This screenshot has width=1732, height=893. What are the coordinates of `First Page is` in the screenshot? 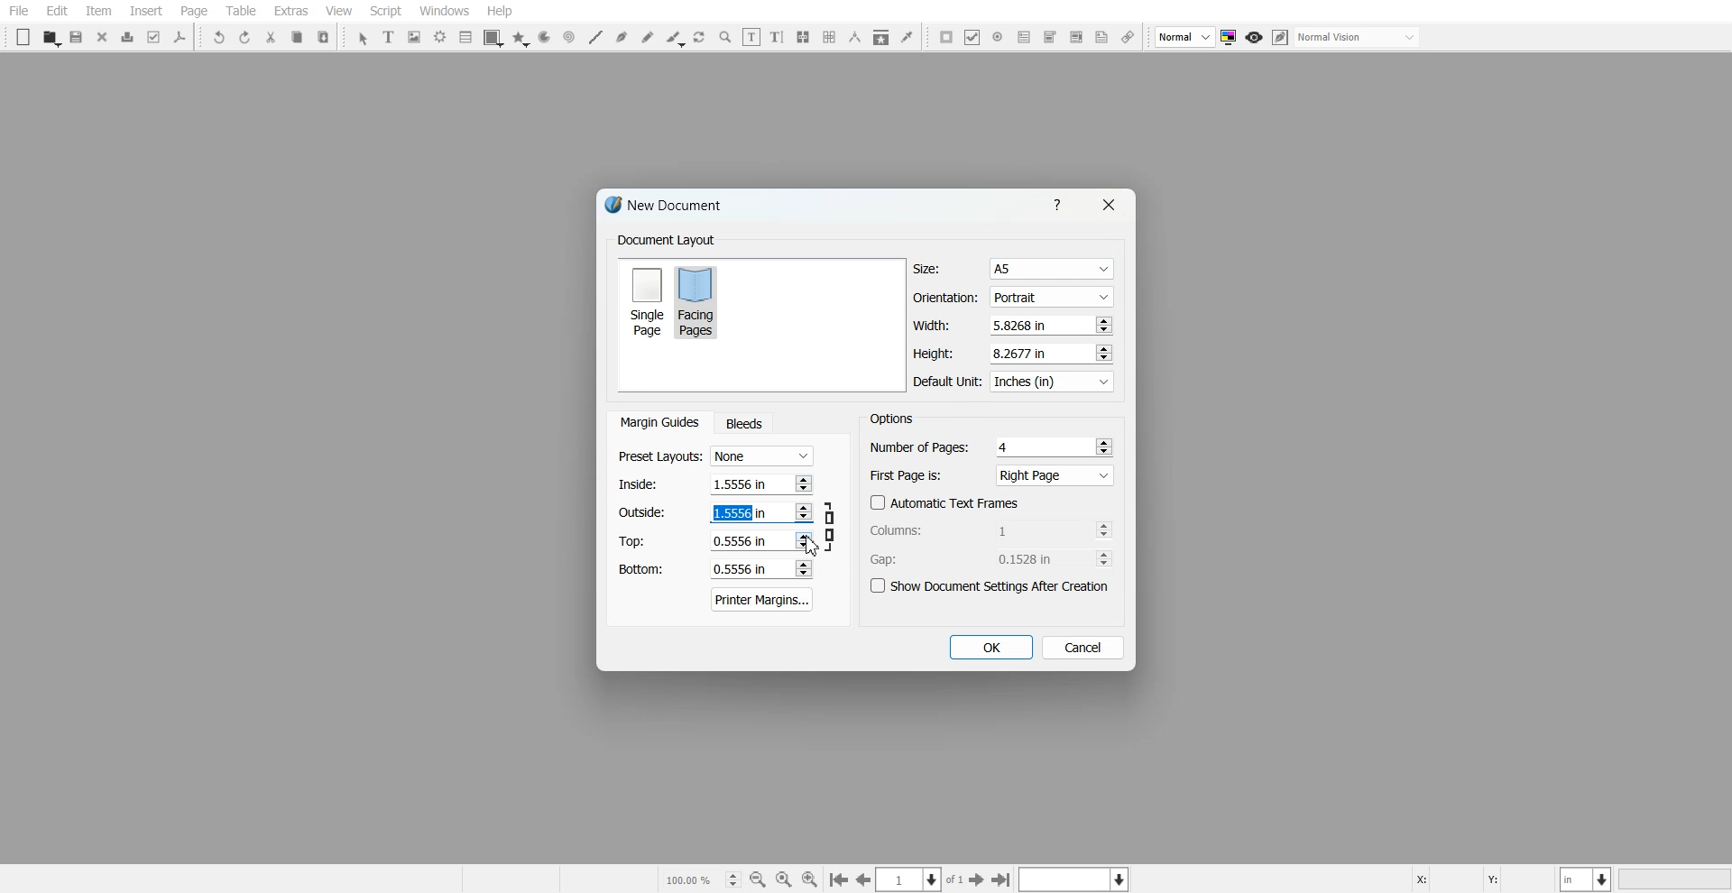 It's located at (992, 474).